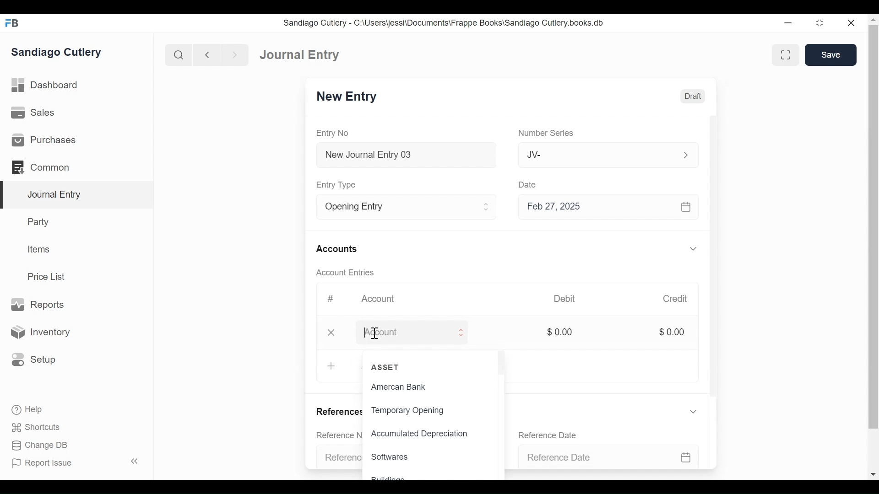  What do you see at coordinates (407, 155) in the screenshot?
I see `New Journal Entry 03` at bounding box center [407, 155].